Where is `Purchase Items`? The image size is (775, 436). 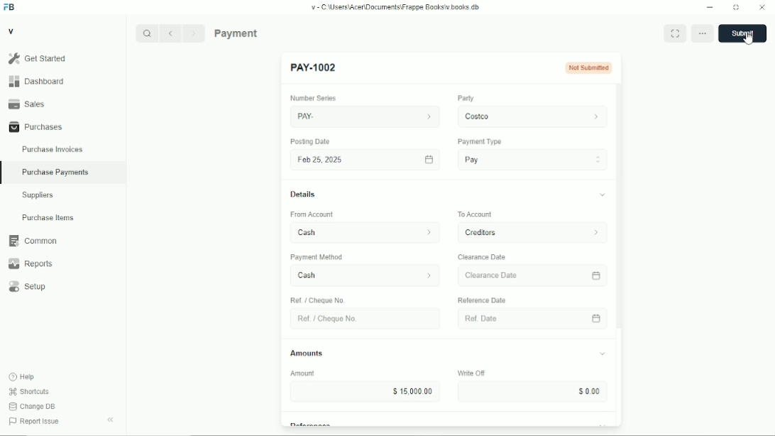 Purchase Items is located at coordinates (62, 217).